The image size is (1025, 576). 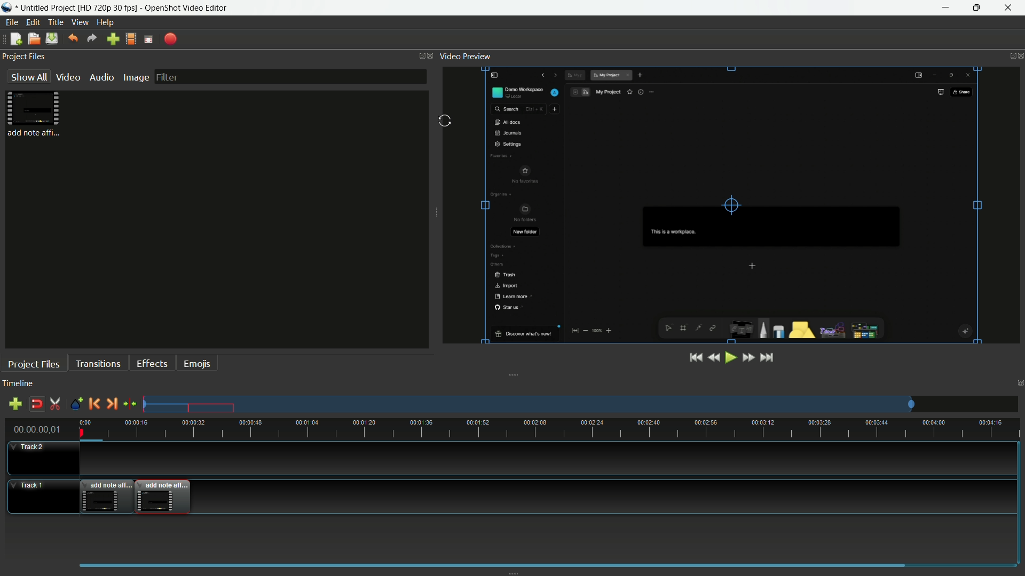 What do you see at coordinates (67, 77) in the screenshot?
I see `video` at bounding box center [67, 77].